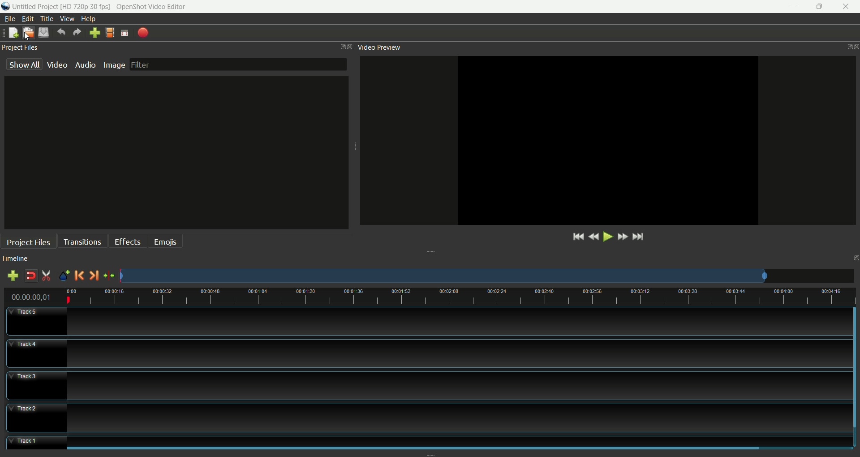 This screenshot has height=457, width=860. Describe the element at coordinates (77, 33) in the screenshot. I see `redo` at that location.